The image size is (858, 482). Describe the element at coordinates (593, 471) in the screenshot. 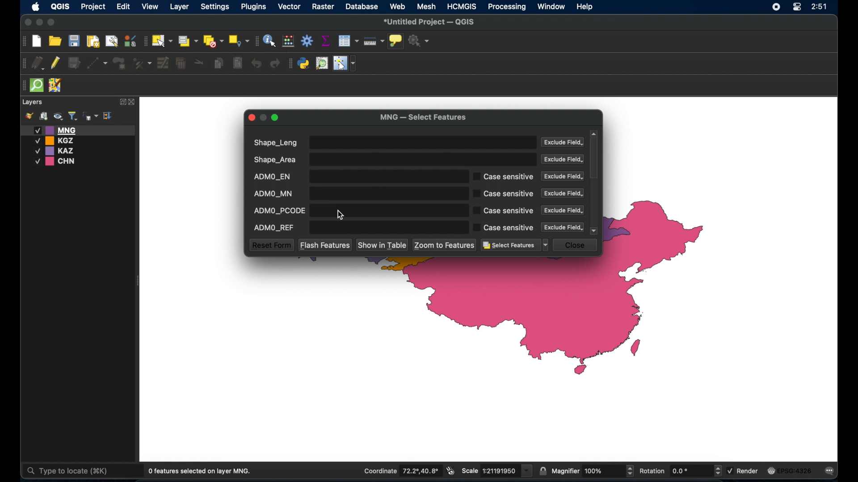

I see `magnifier 100%` at that location.